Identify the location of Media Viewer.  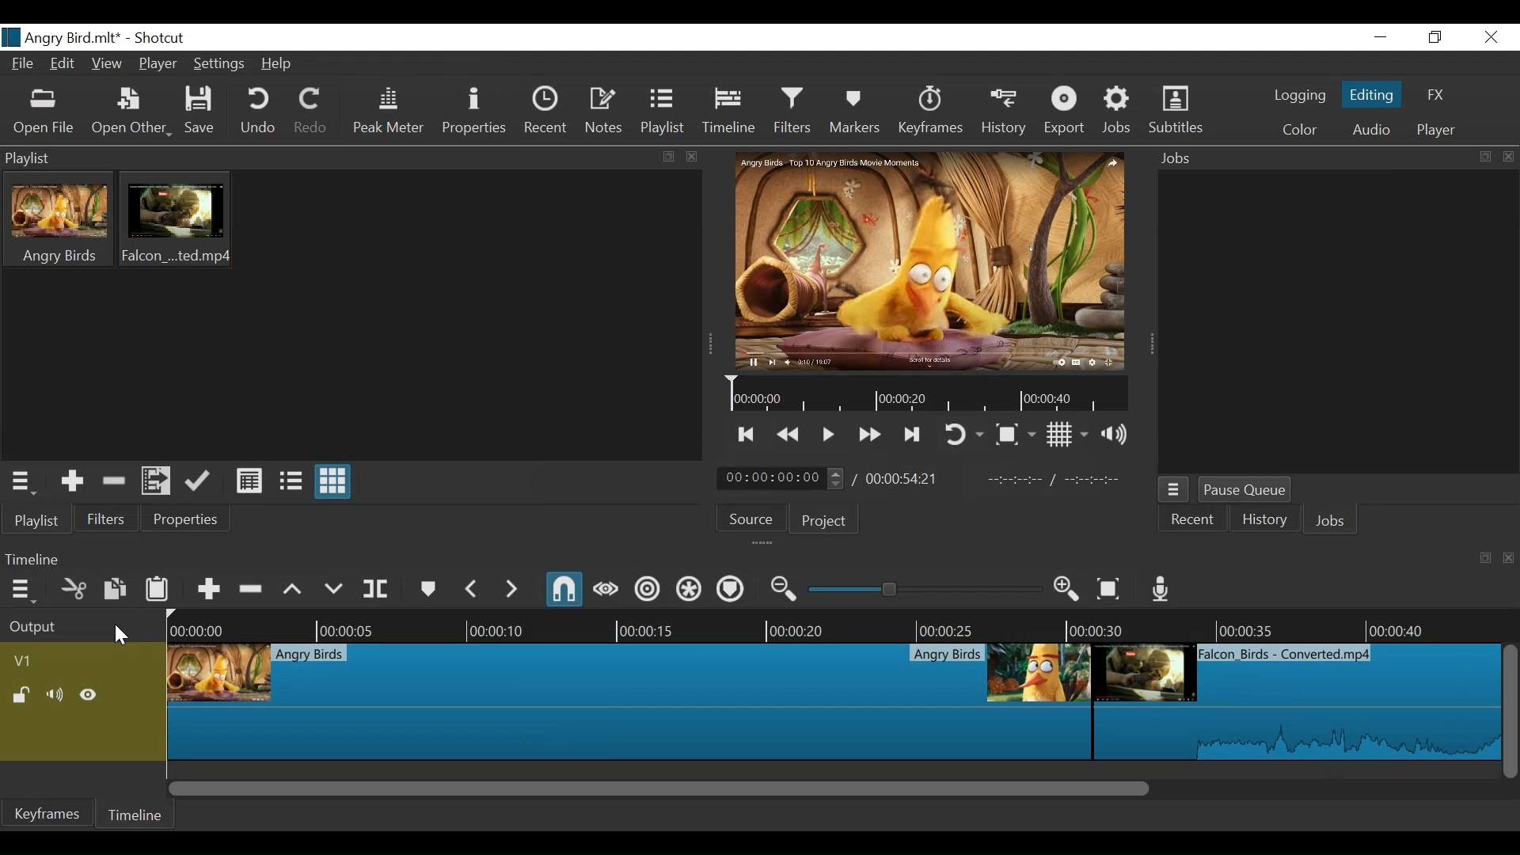
(925, 260).